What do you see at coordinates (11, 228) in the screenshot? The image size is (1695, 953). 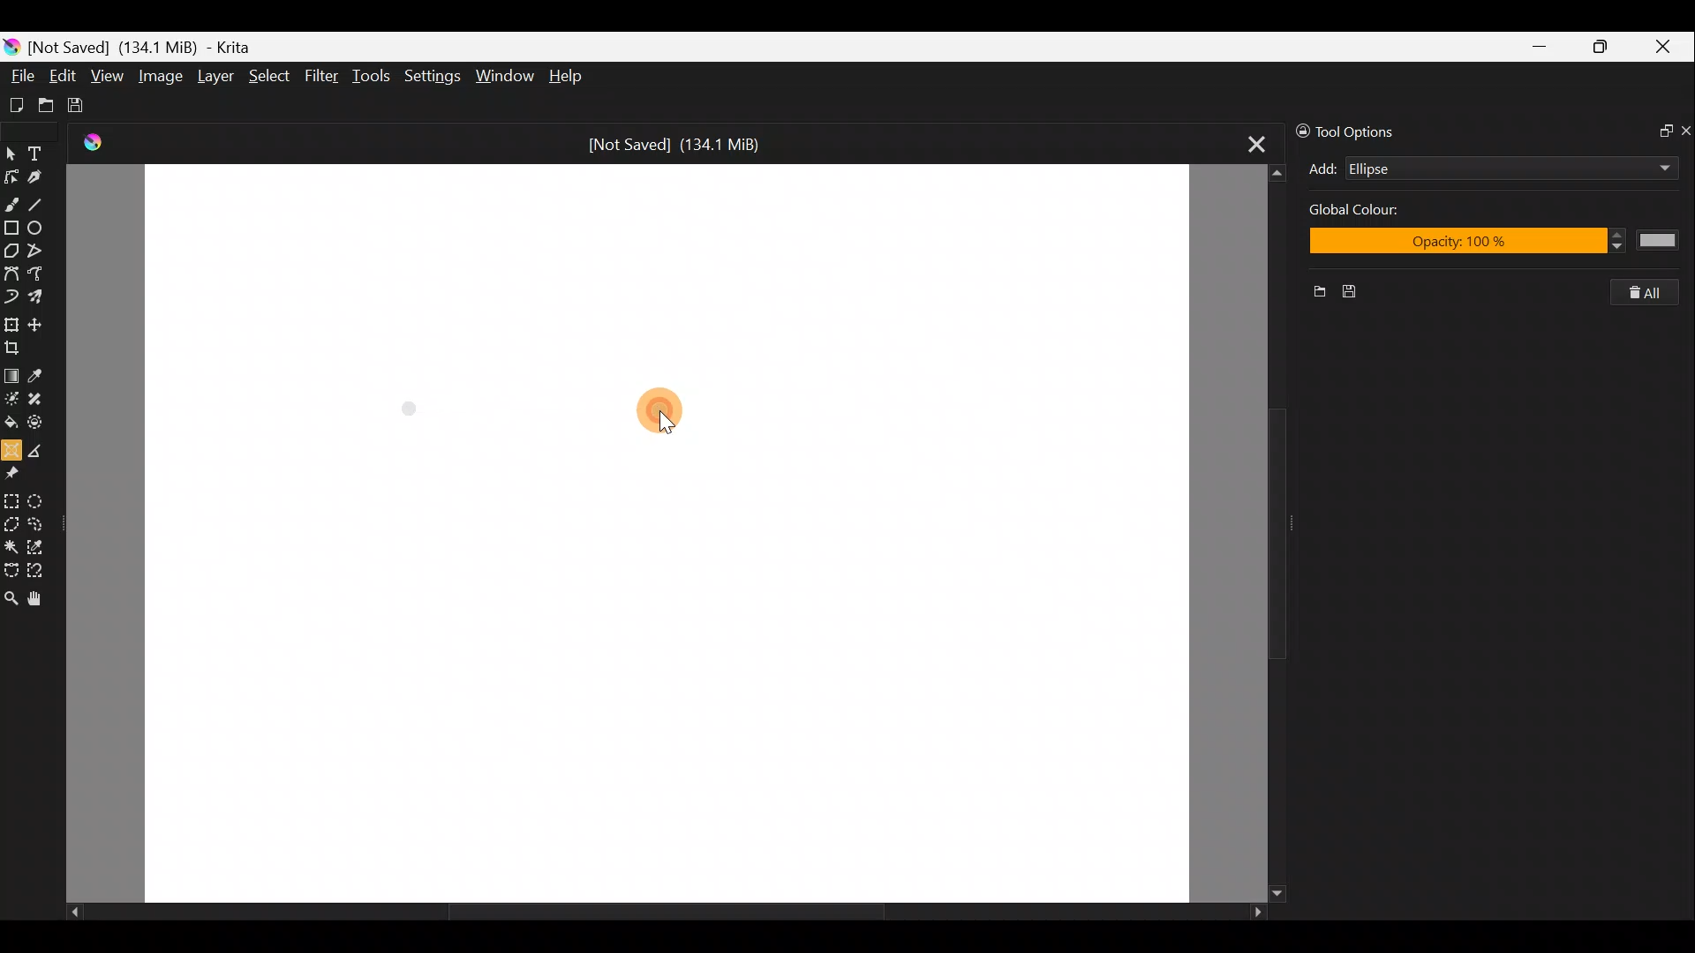 I see `Rectangle` at bounding box center [11, 228].